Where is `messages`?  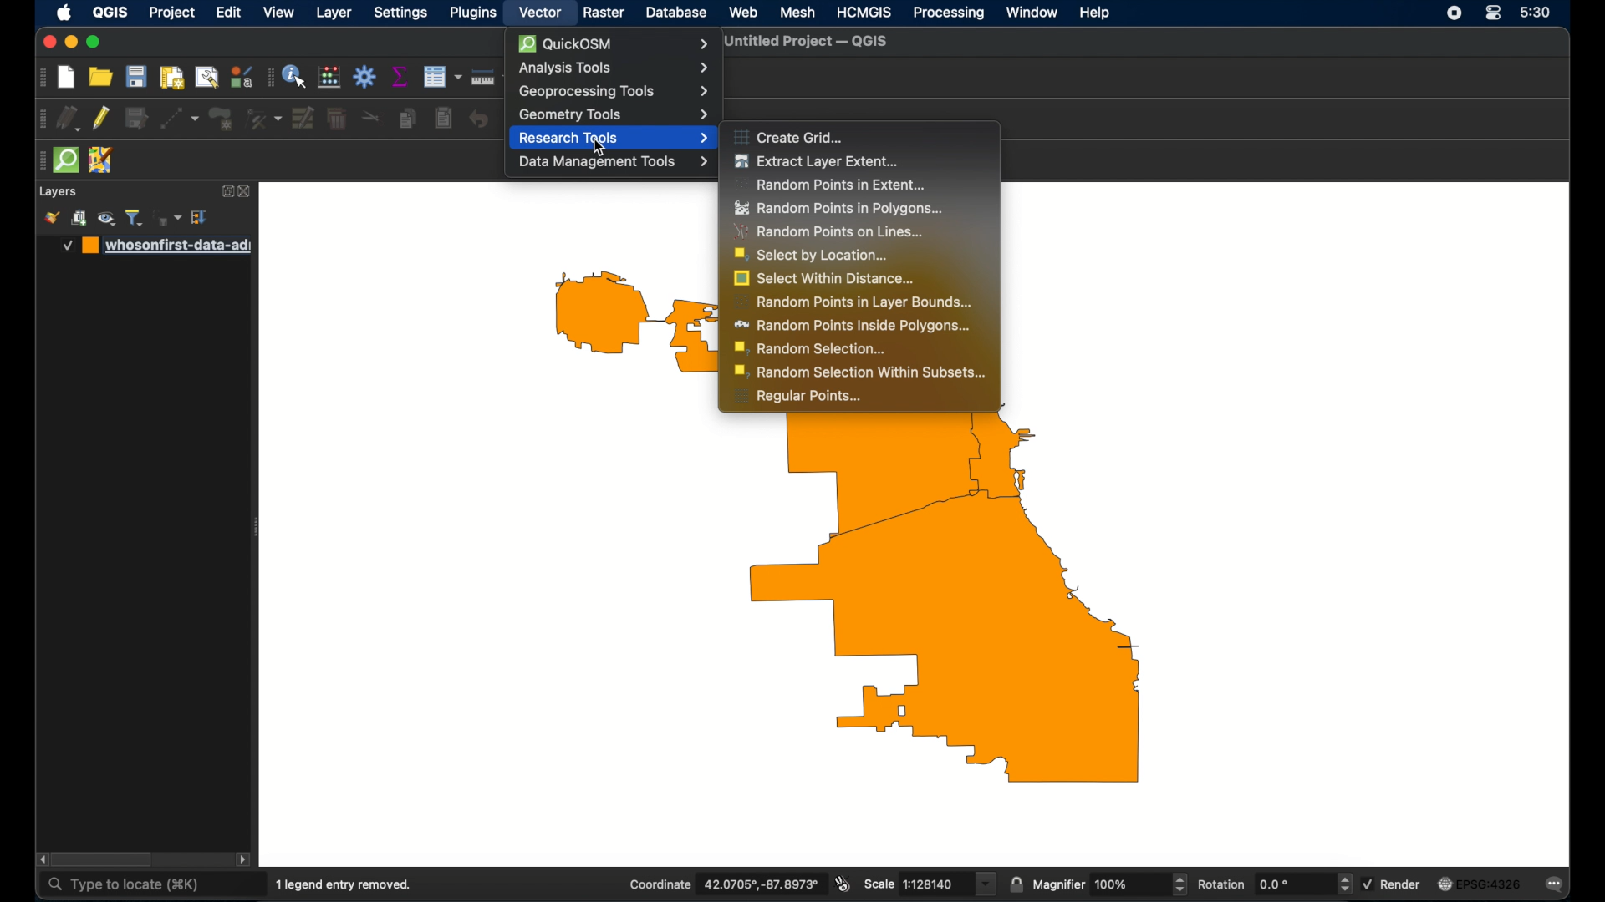
messages is located at coordinates (1557, 885).